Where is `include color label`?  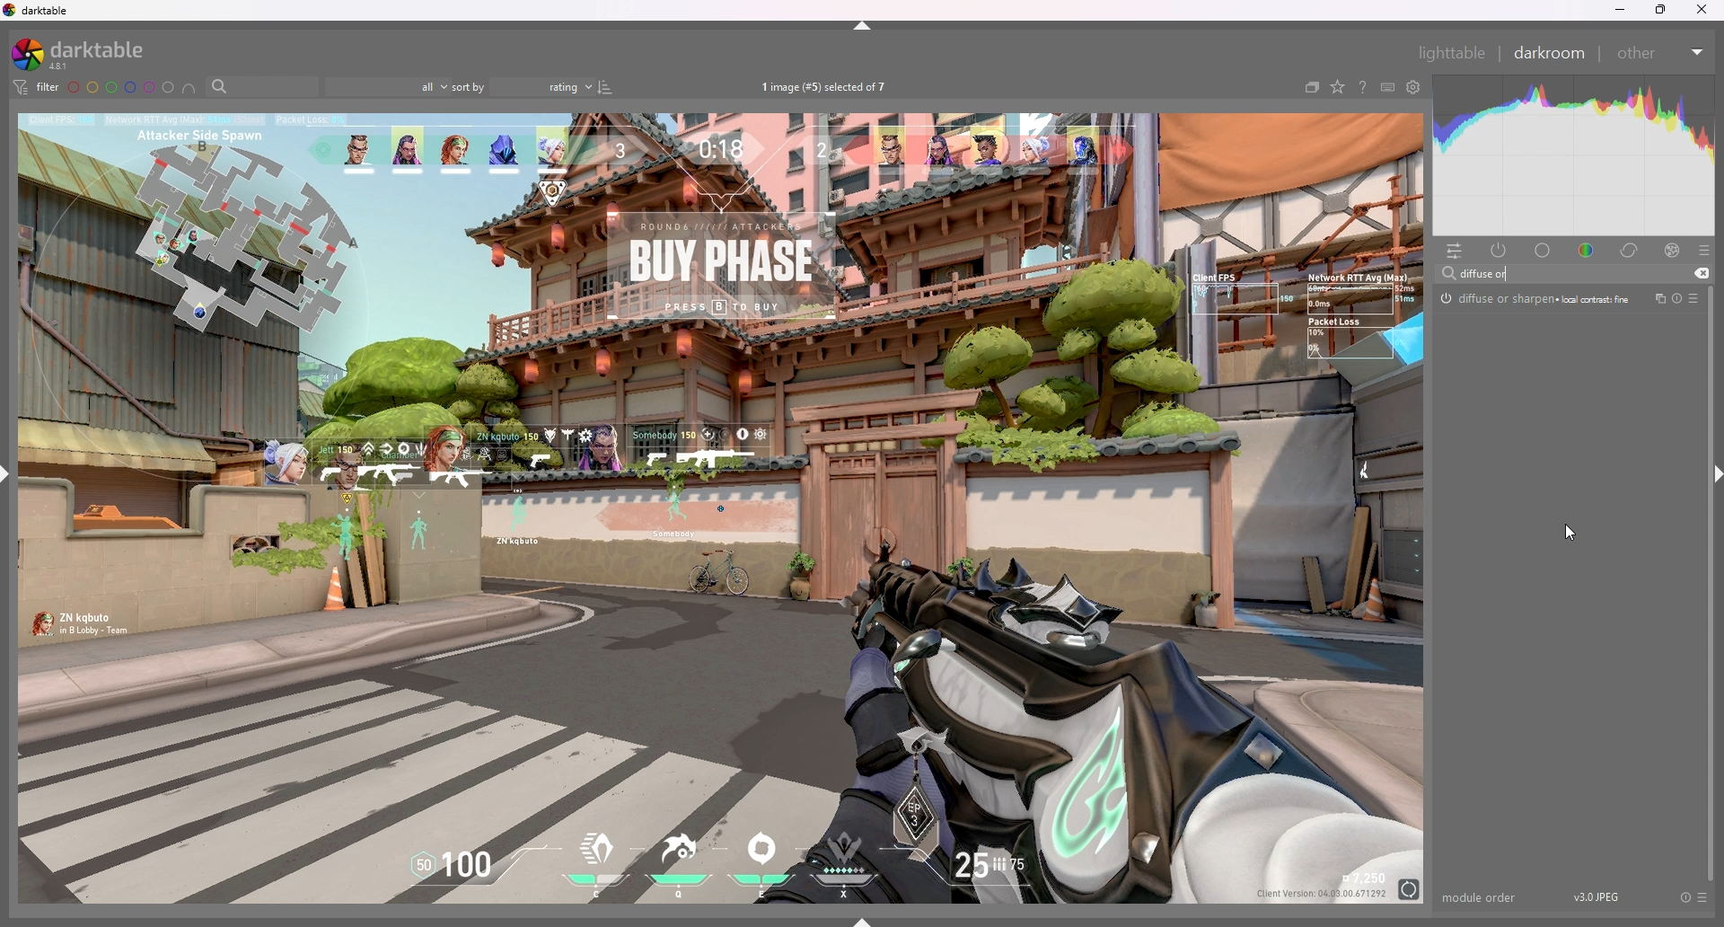 include color label is located at coordinates (189, 88).